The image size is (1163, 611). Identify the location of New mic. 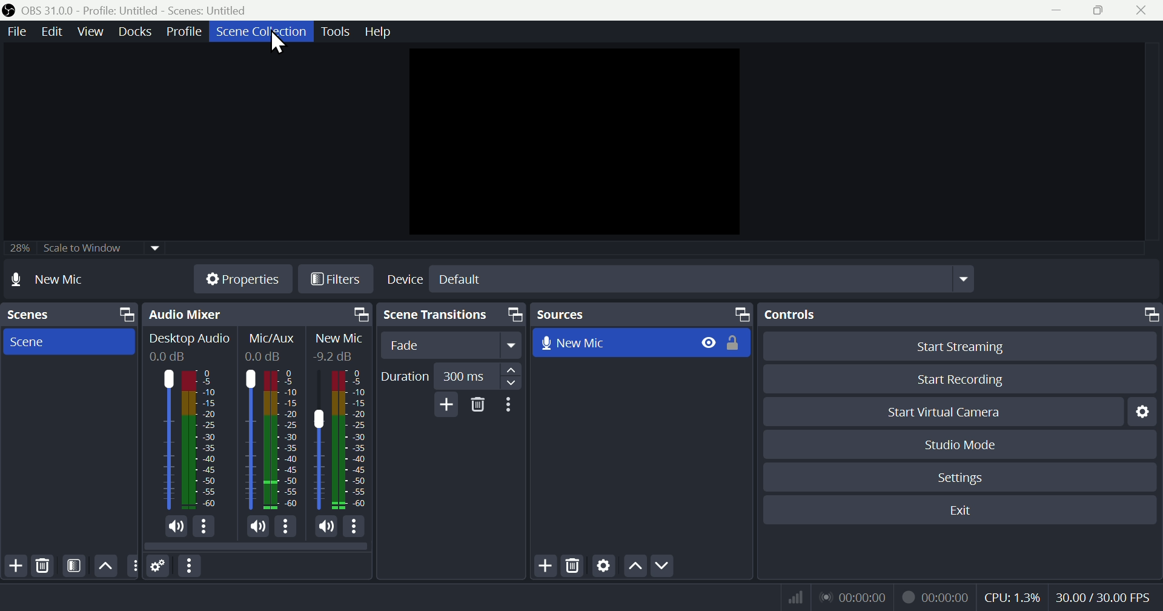
(51, 279).